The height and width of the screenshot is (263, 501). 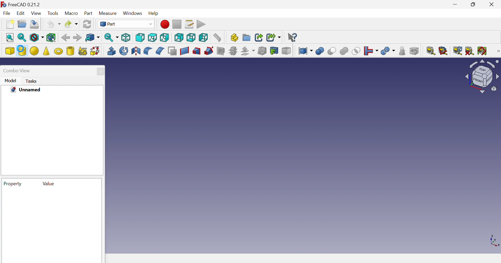 I want to click on Windows, so click(x=133, y=14).